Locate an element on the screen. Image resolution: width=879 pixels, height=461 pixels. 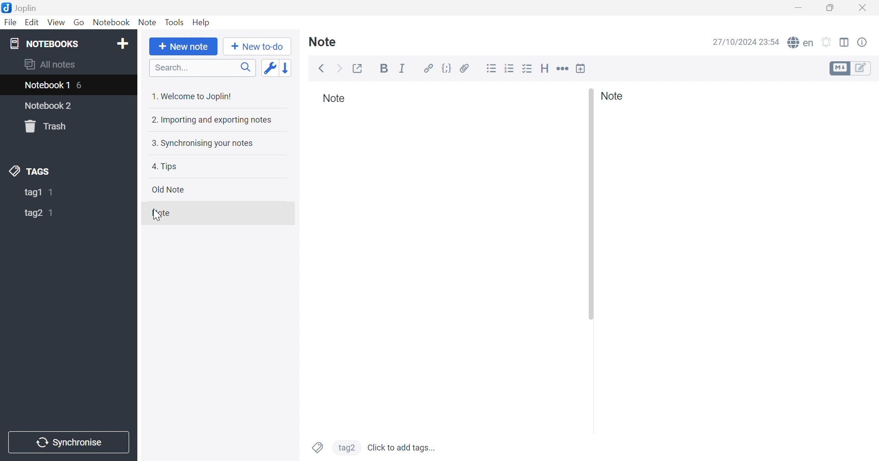
Back is located at coordinates (321, 69).